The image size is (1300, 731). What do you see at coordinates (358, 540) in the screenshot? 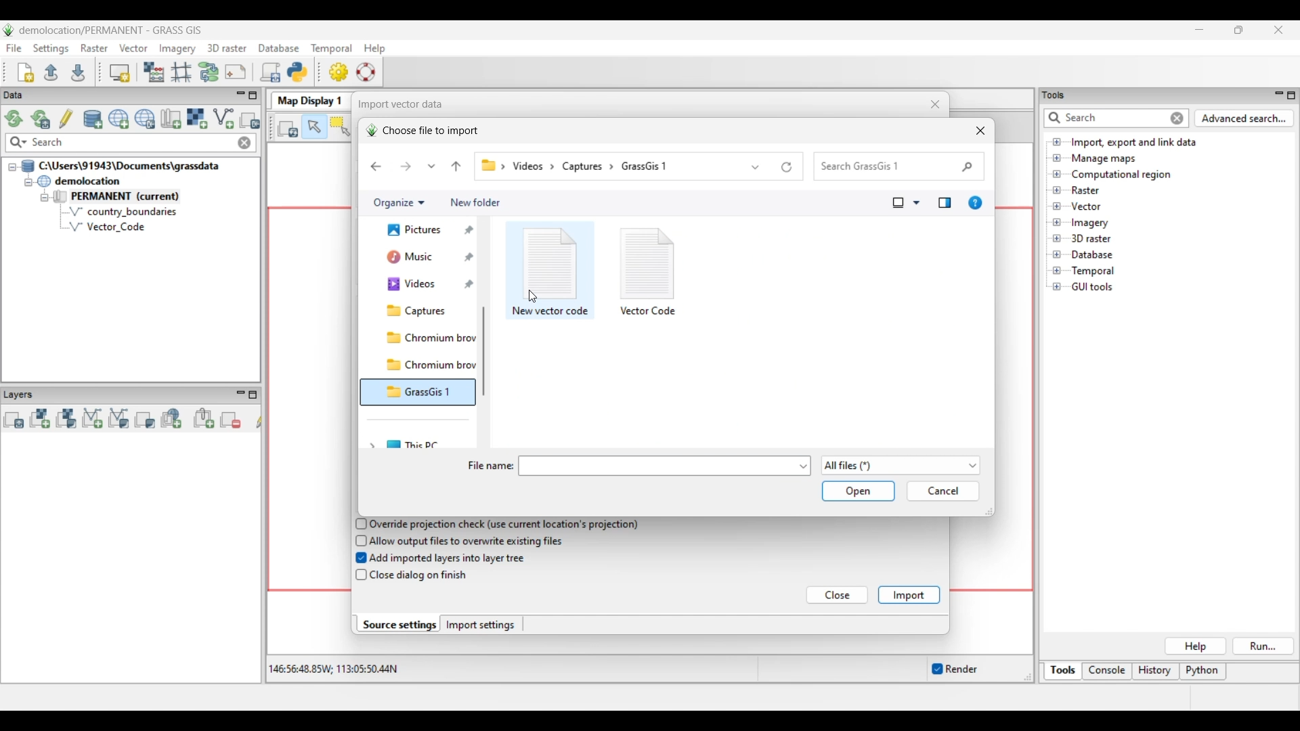
I see `checkbox` at bounding box center [358, 540].